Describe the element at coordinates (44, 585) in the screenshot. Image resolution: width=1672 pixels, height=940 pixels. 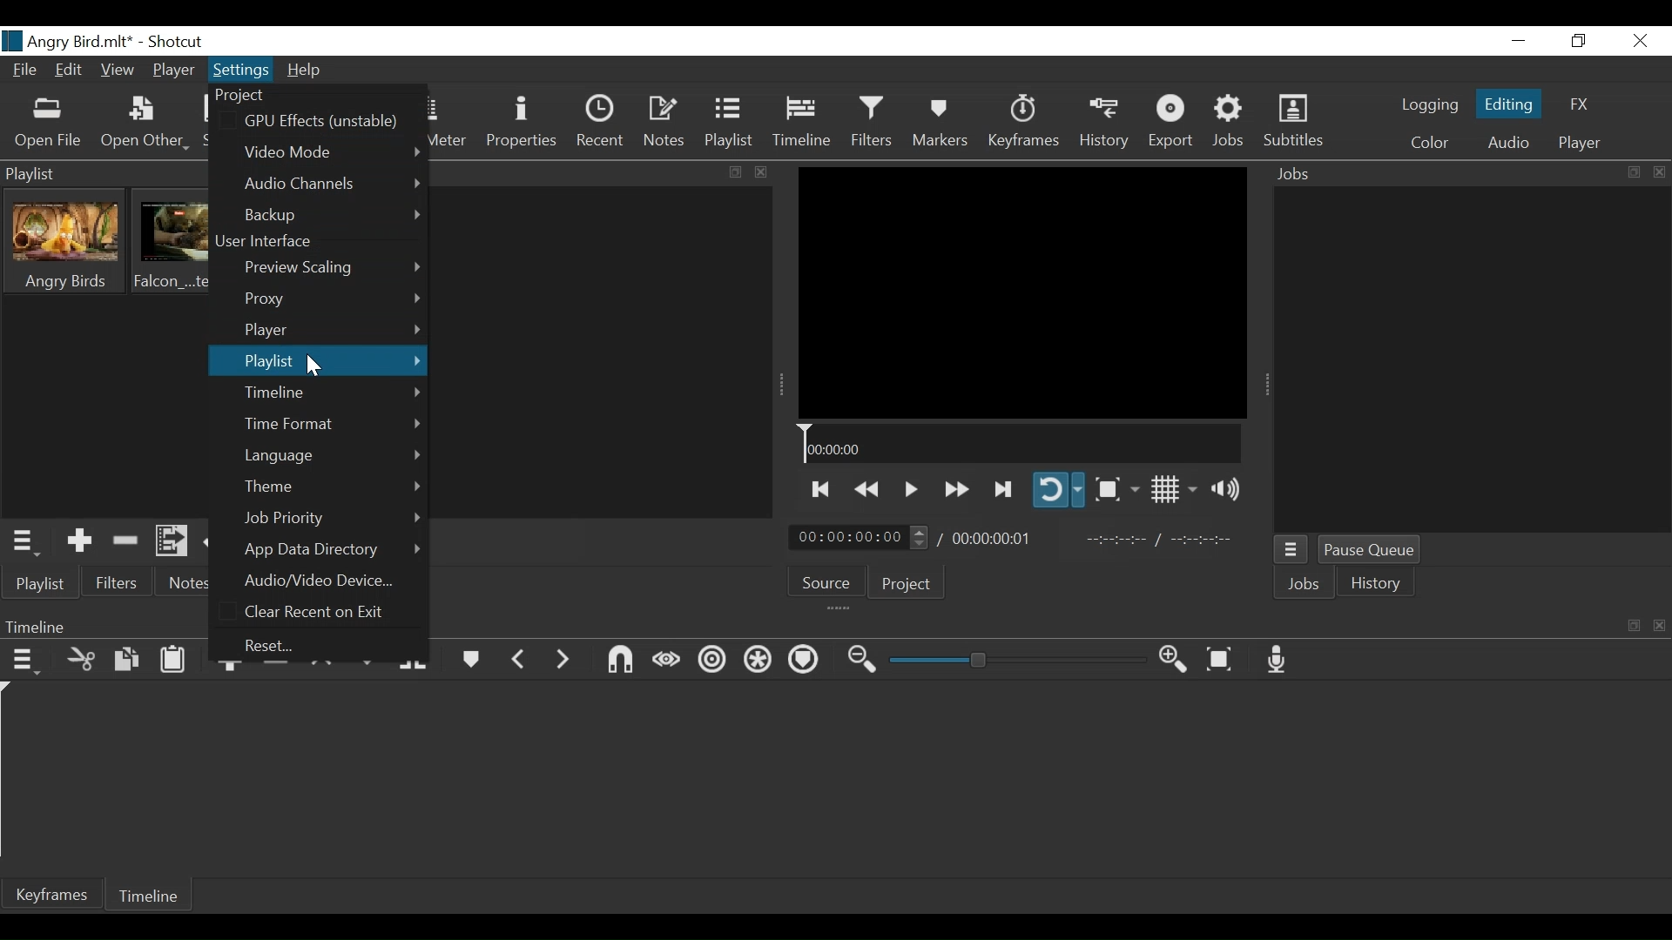
I see `Playlist` at that location.